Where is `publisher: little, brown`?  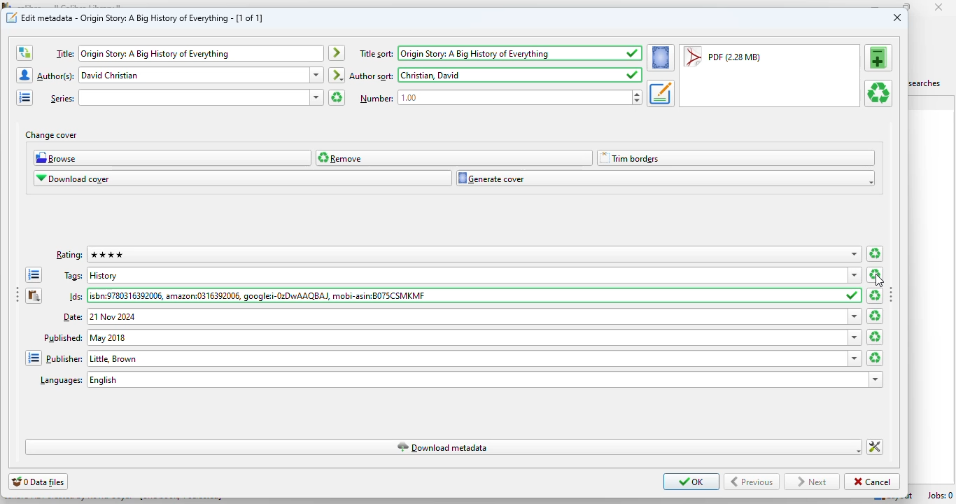
publisher: little, brown is located at coordinates (467, 358).